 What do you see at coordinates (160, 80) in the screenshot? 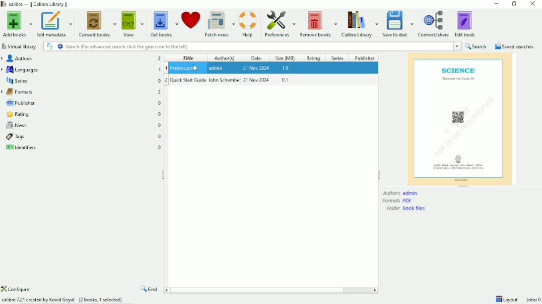
I see `0` at bounding box center [160, 80].